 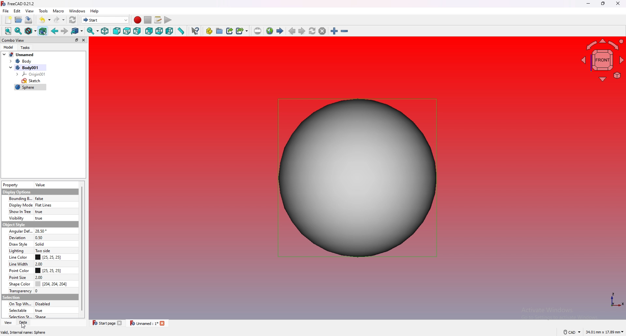 What do you see at coordinates (159, 31) in the screenshot?
I see `bottom` at bounding box center [159, 31].